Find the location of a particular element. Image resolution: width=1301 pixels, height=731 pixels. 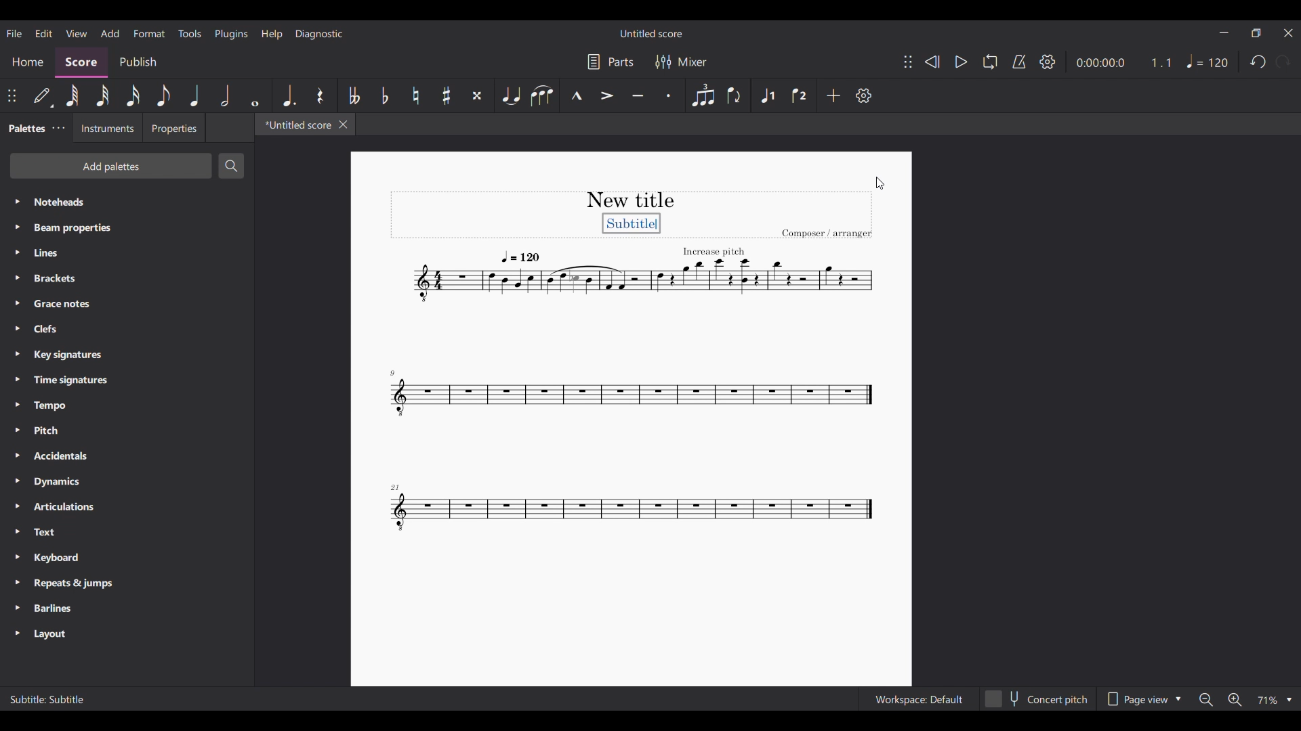

Add menu is located at coordinates (110, 34).